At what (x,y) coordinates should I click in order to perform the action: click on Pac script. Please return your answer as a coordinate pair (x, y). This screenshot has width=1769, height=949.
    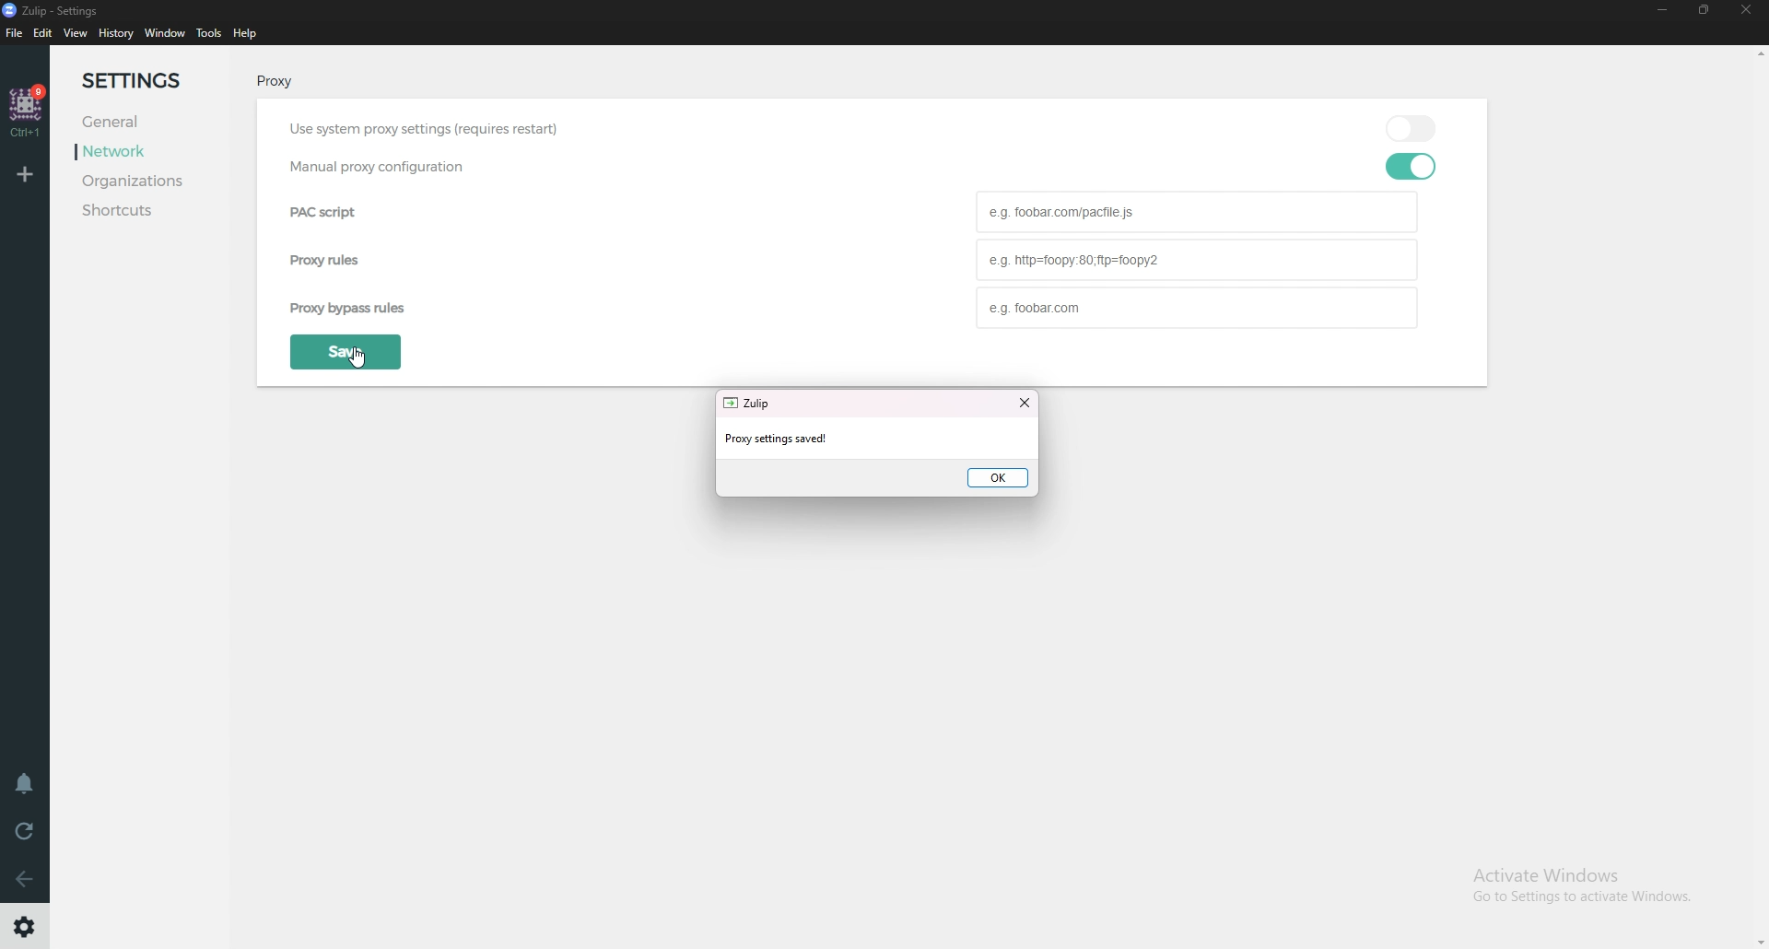
    Looking at the image, I should click on (1201, 212).